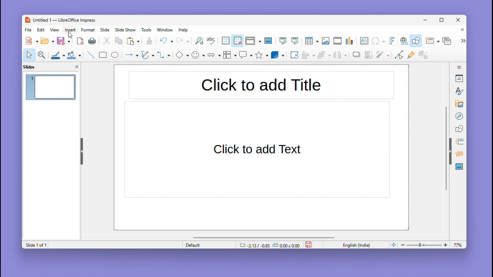 Image resolution: width=493 pixels, height=277 pixels. What do you see at coordinates (102, 55) in the screenshot?
I see `Rectangle` at bounding box center [102, 55].